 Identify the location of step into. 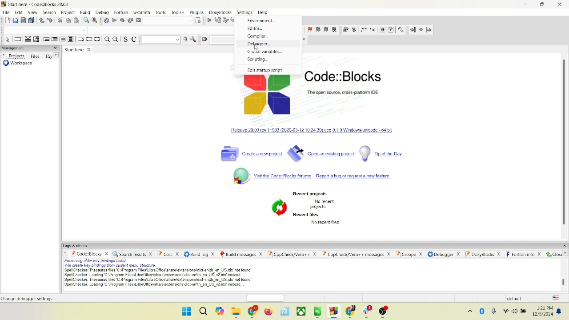
(234, 20).